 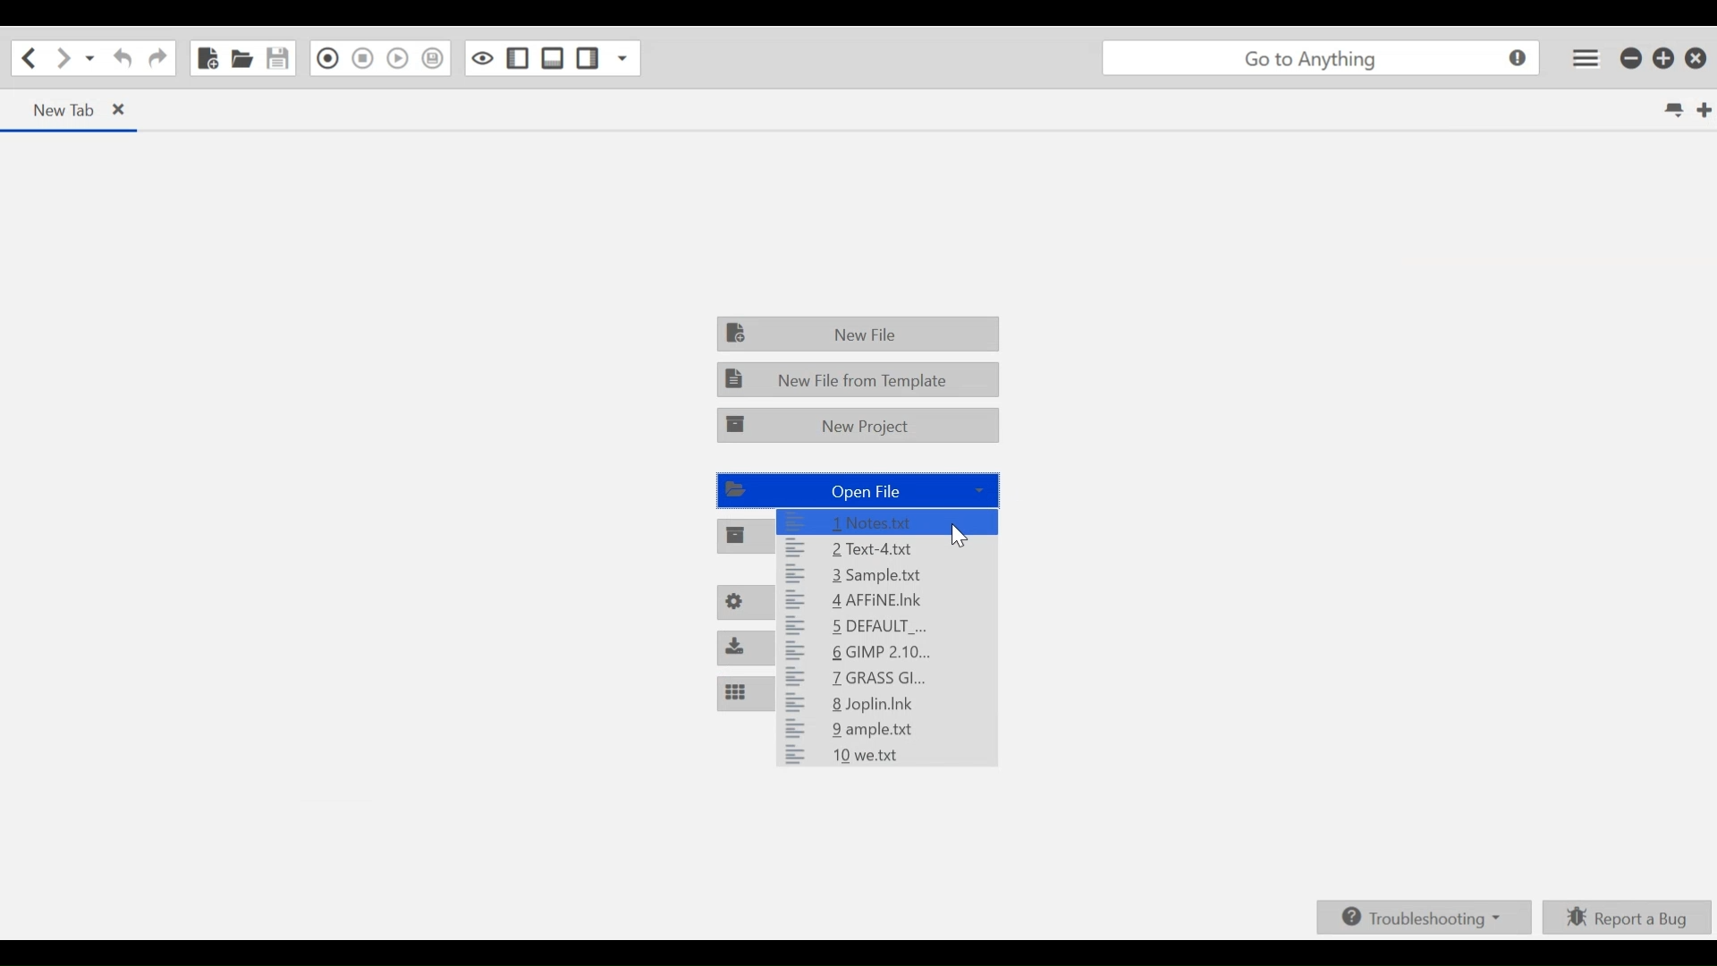 I want to click on Recent locations, so click(x=92, y=57).